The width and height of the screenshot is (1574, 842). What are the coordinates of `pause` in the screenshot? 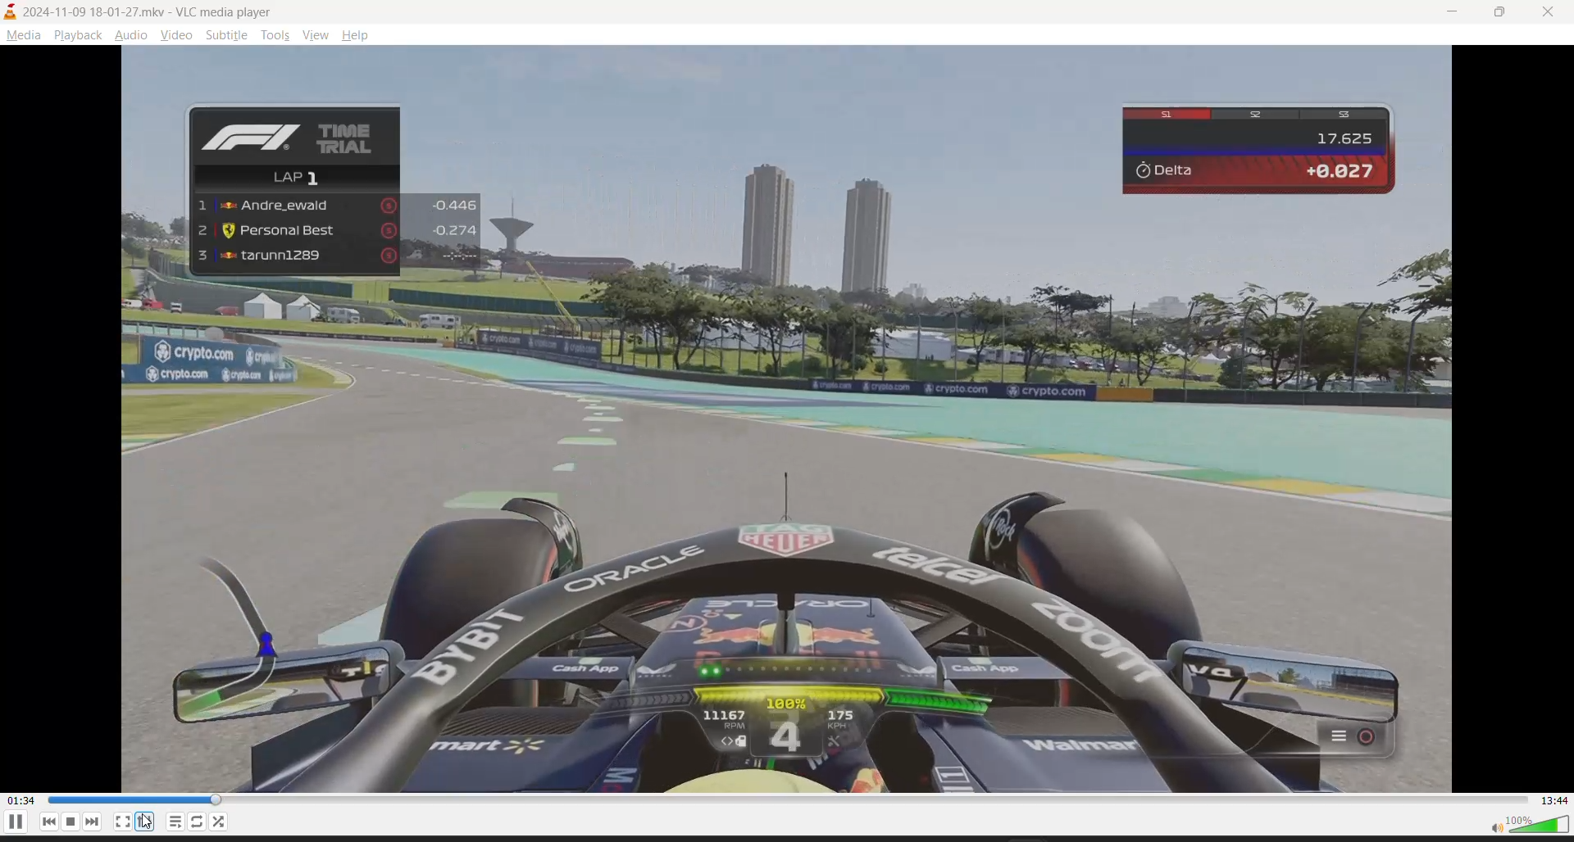 It's located at (15, 826).